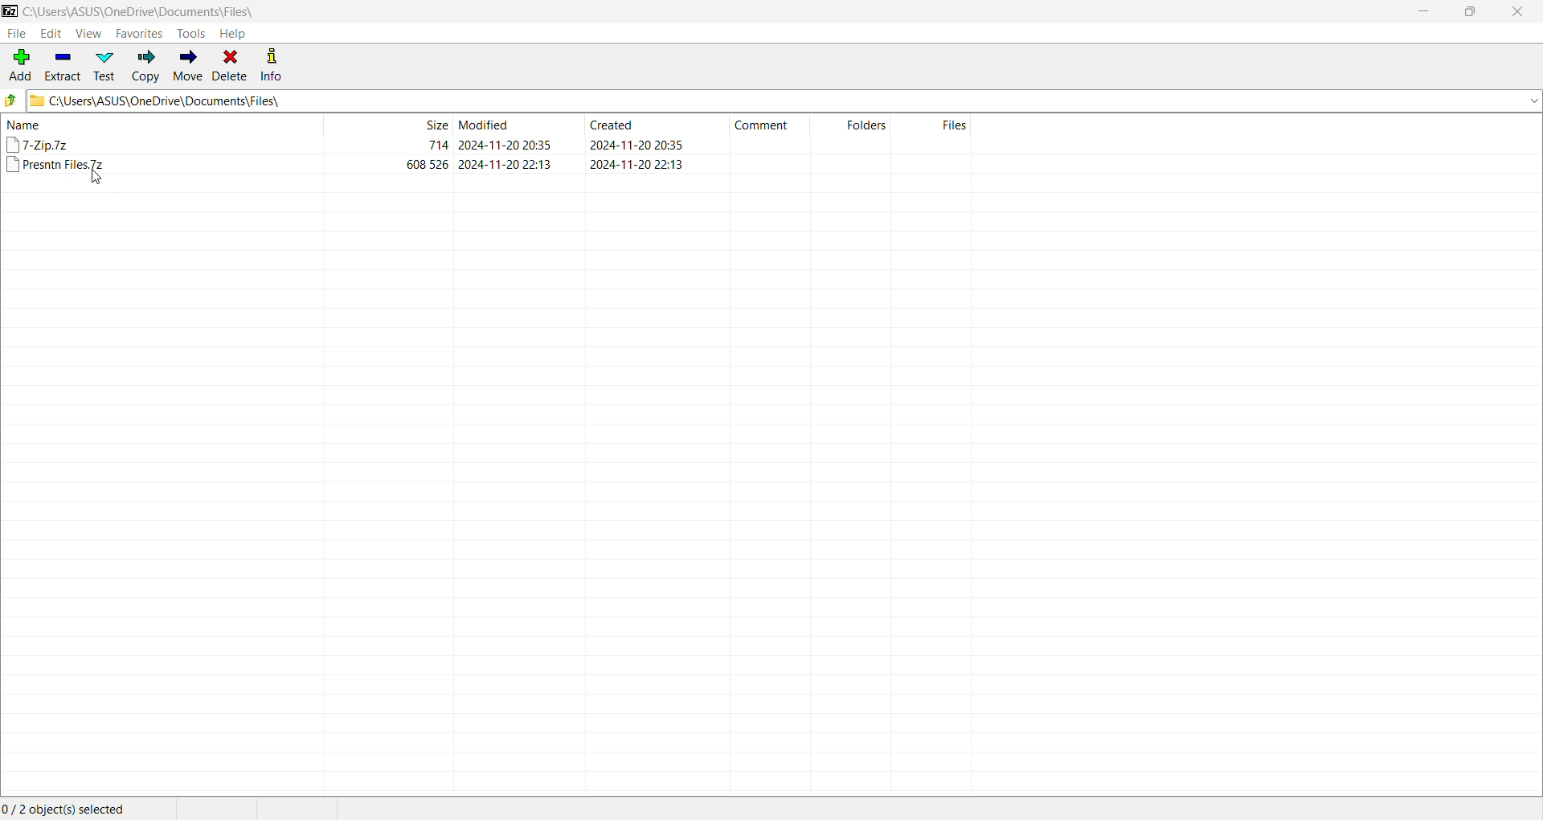  I want to click on Move, so click(189, 66).